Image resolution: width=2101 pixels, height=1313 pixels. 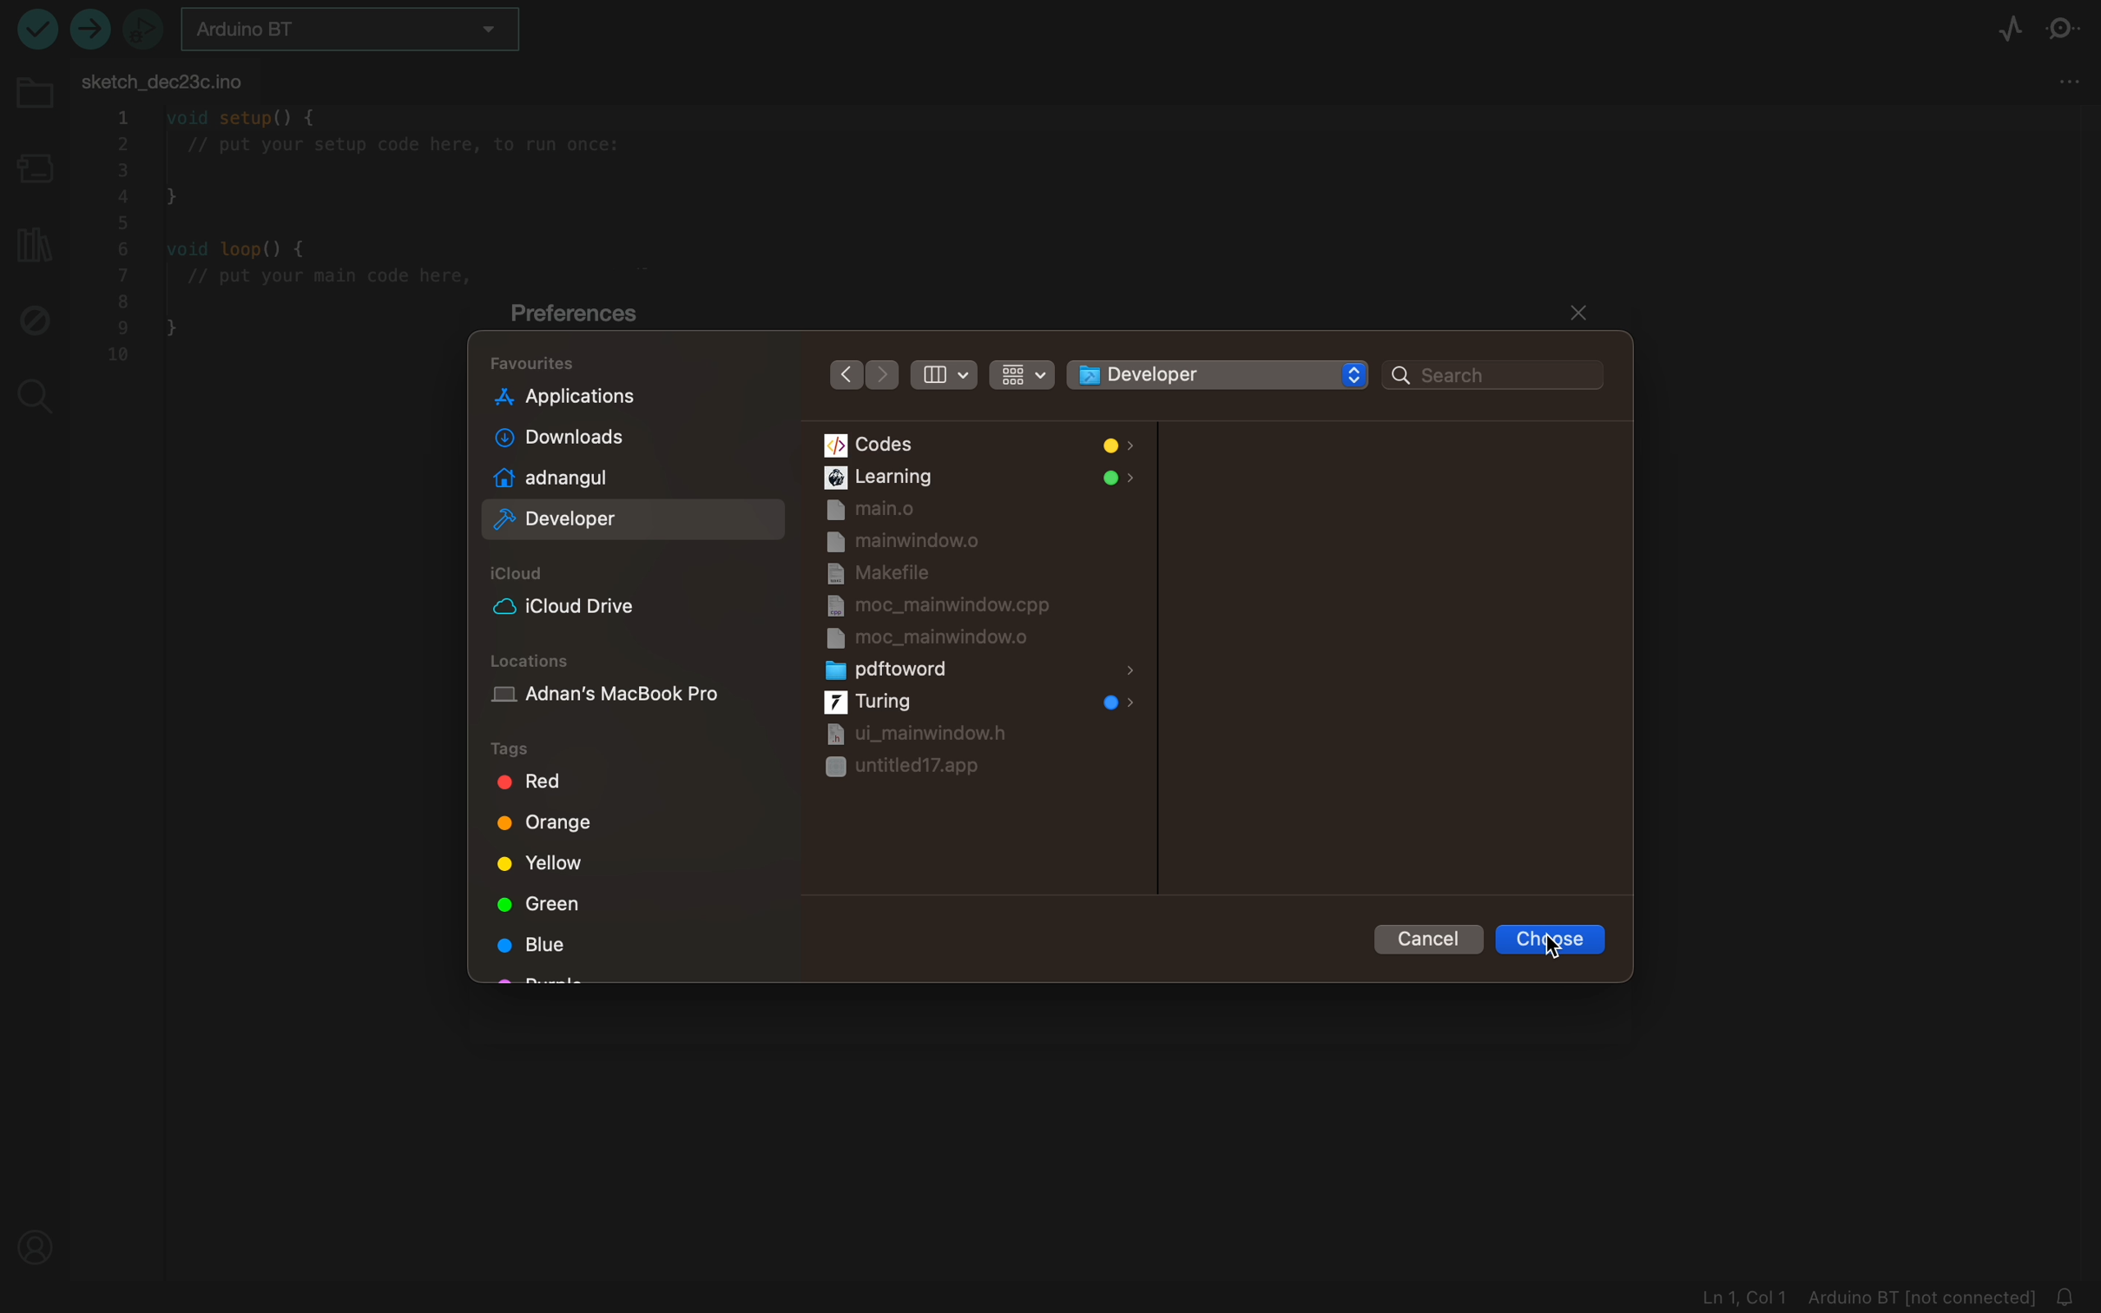 What do you see at coordinates (534, 907) in the screenshot?
I see `green` at bounding box center [534, 907].